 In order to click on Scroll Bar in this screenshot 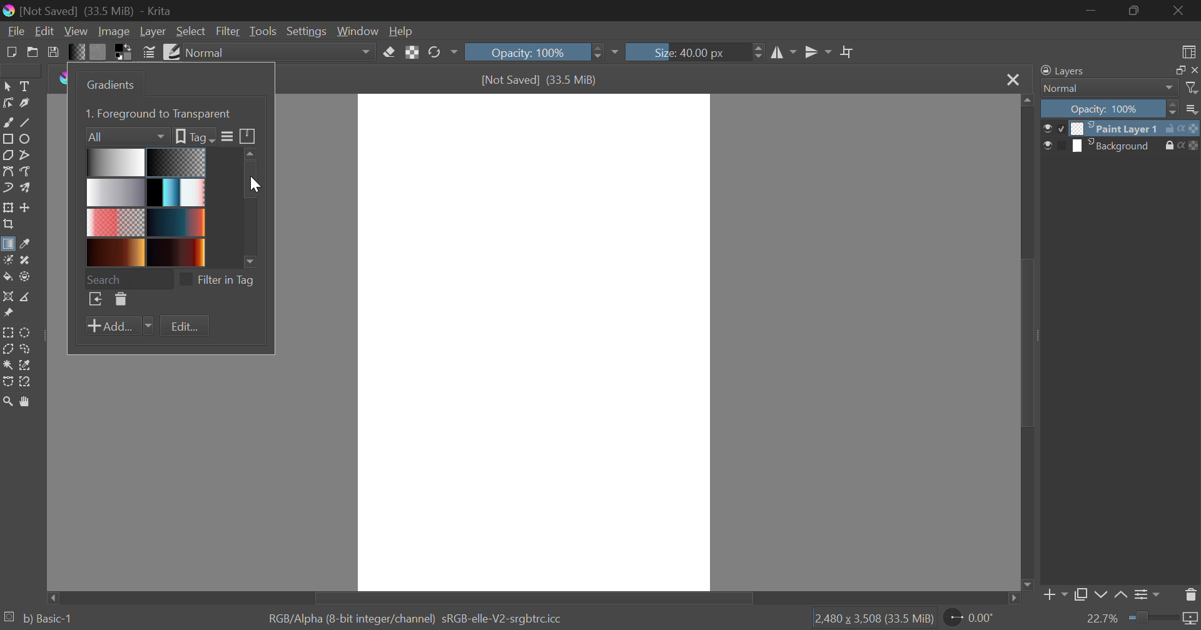, I will do `click(1025, 344)`.